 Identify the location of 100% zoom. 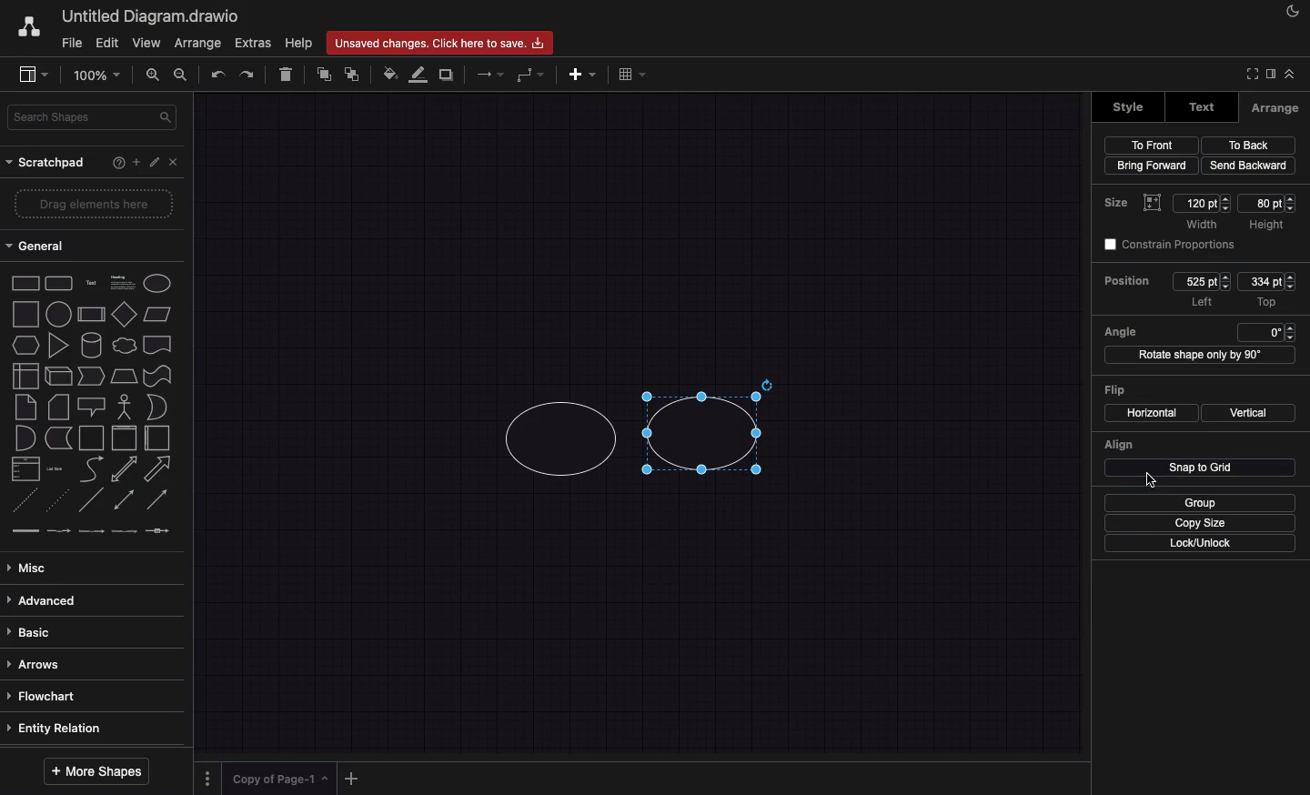
(95, 75).